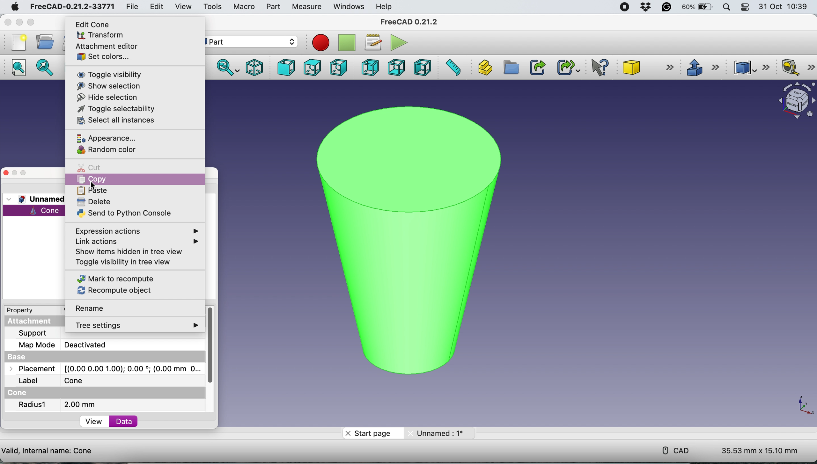 This screenshot has height=464, width=817. What do you see at coordinates (372, 433) in the screenshot?
I see `start page` at bounding box center [372, 433].